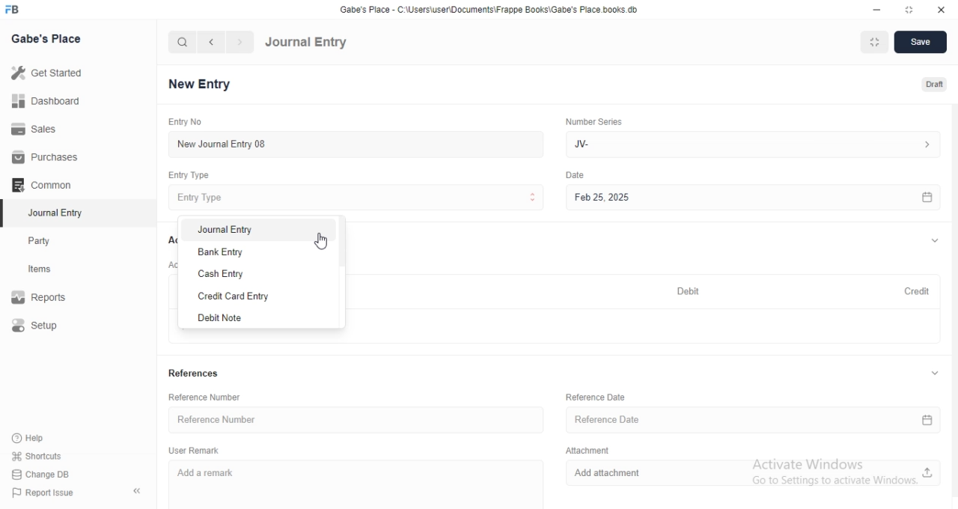 The height and width of the screenshot is (509, 958). What do you see at coordinates (47, 437) in the screenshot?
I see `Help` at bounding box center [47, 437].